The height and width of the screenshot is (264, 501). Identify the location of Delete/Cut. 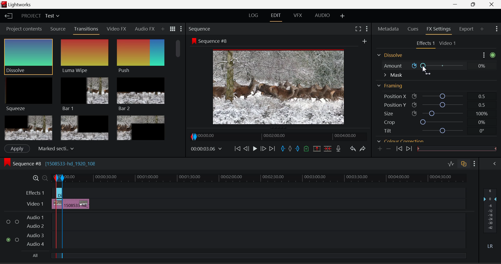
(329, 148).